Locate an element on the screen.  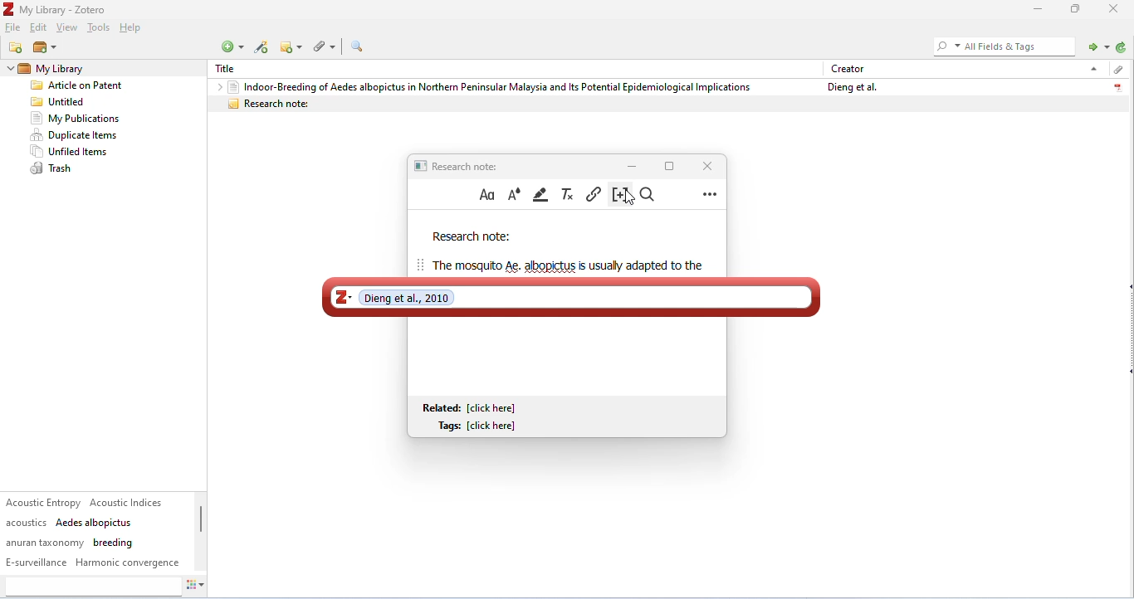
minimize is located at coordinates (633, 165).